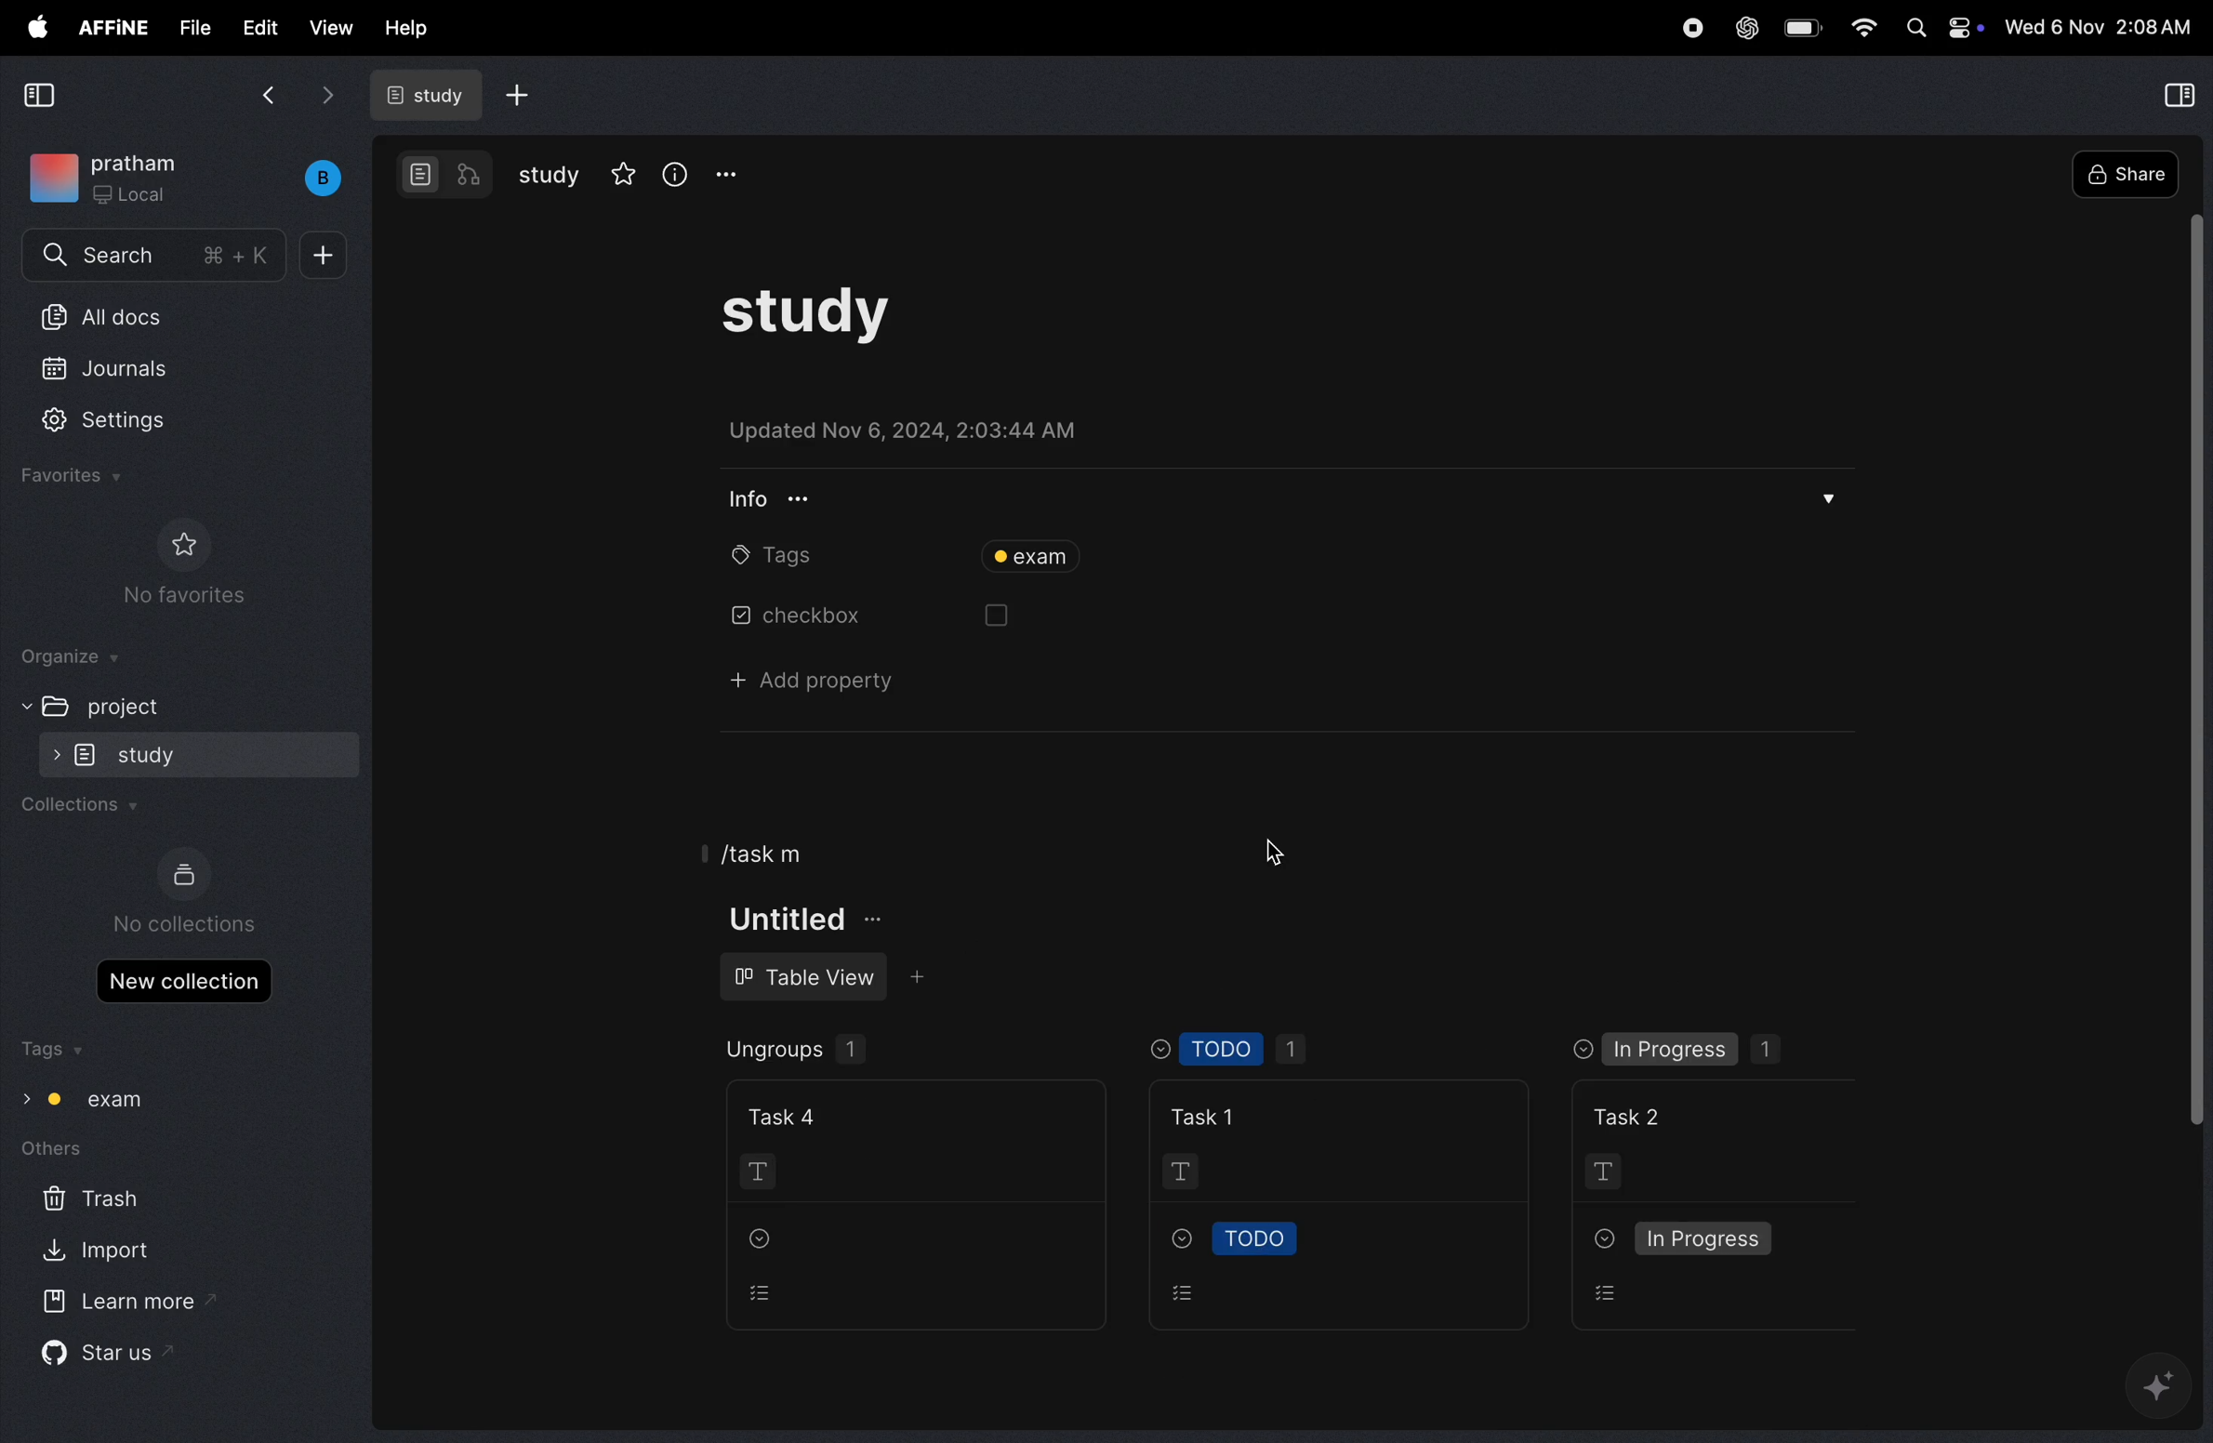 The height and width of the screenshot is (1443, 2213). Describe the element at coordinates (768, 1237) in the screenshot. I see `drop down` at that location.